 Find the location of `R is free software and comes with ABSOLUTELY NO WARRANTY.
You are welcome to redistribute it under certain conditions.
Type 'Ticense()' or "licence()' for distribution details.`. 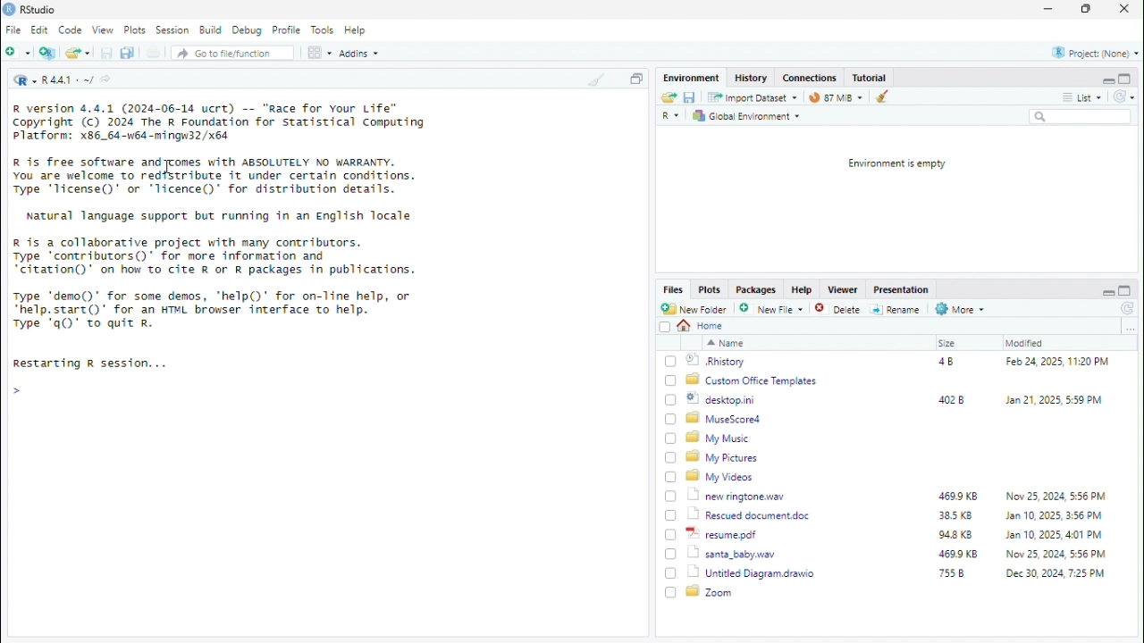

R is free software and comes with ABSOLUTELY NO WARRANTY.
You are welcome to redistribute it under certain conditions.
Type 'Ticense()' or "licence()' for distribution details. is located at coordinates (216, 178).